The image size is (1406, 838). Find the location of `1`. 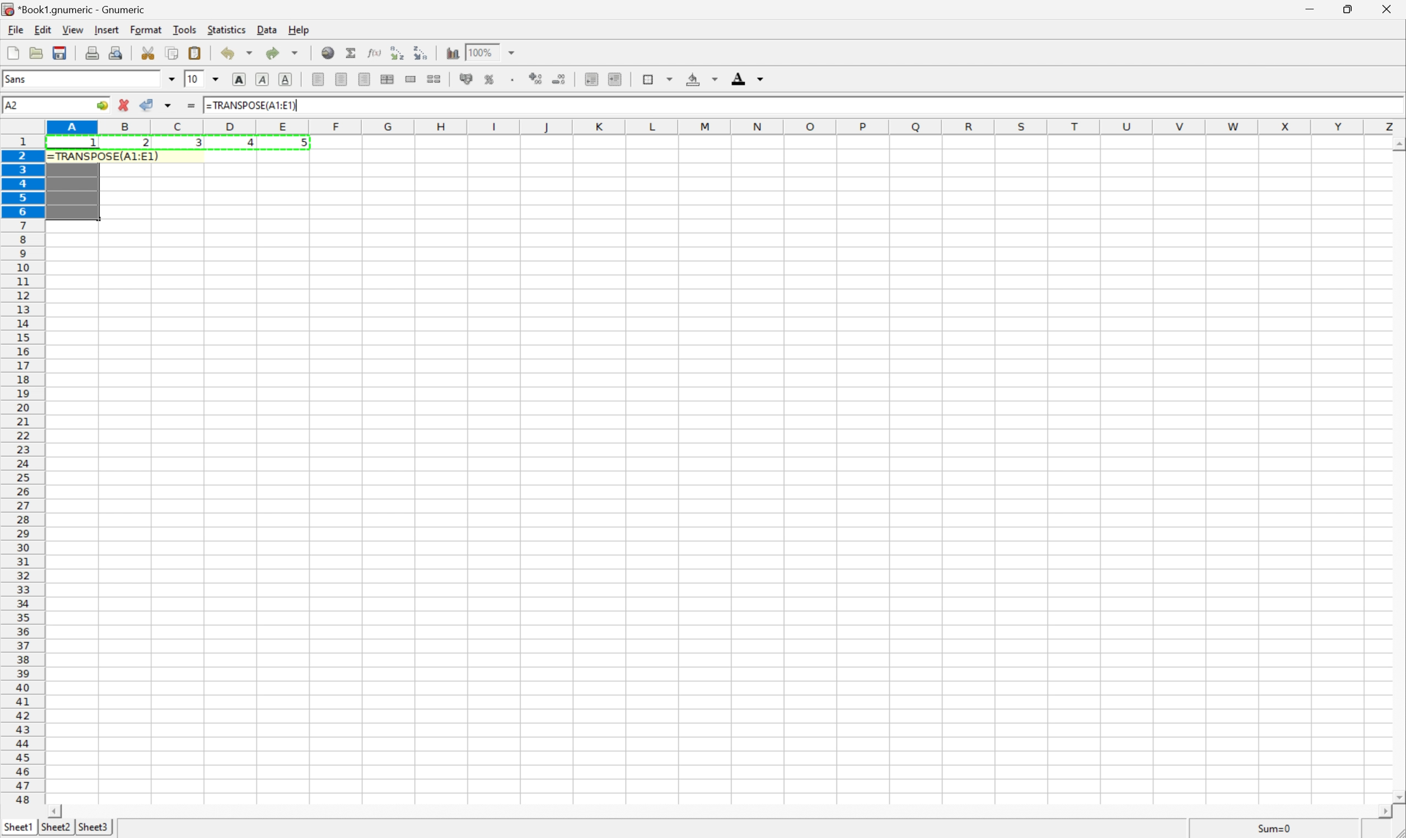

1 is located at coordinates (94, 146).